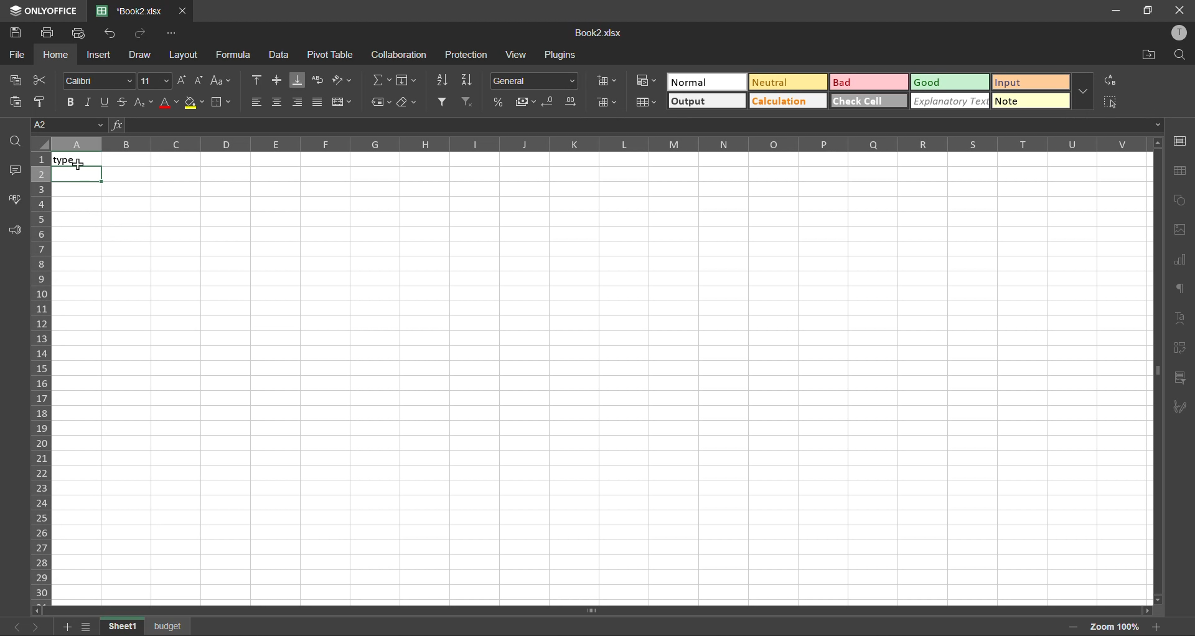  What do you see at coordinates (550, 101) in the screenshot?
I see `decrease decimal` at bounding box center [550, 101].